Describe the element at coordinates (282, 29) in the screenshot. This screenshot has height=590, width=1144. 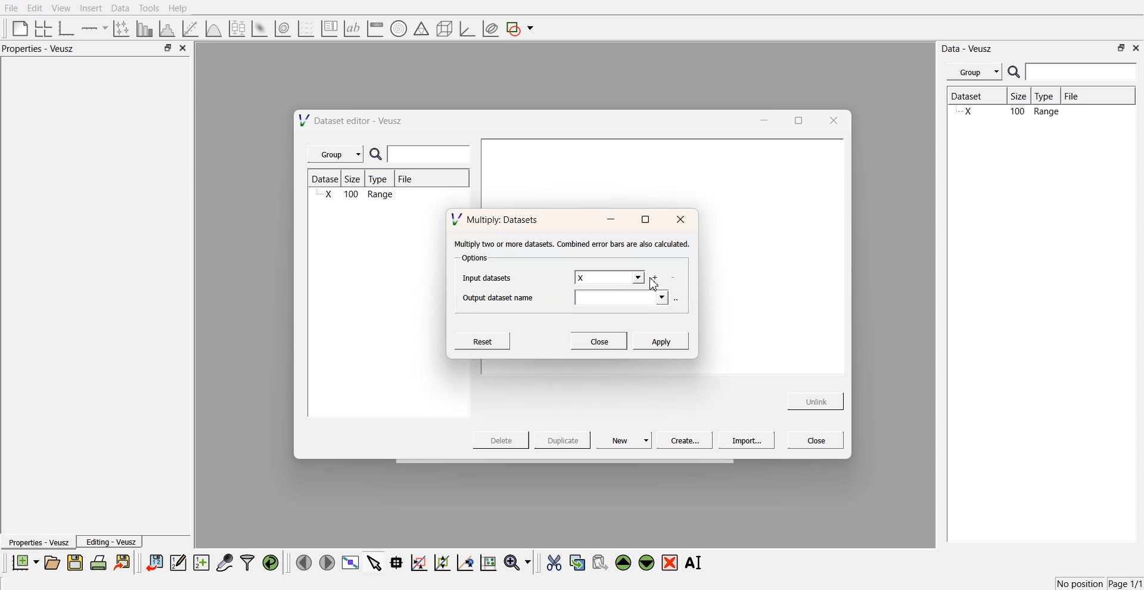
I see `plot a 2d data set as contour` at that location.